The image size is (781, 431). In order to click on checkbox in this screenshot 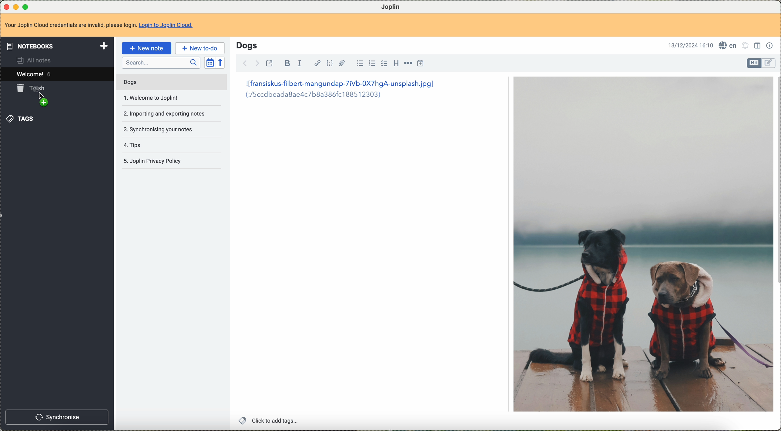, I will do `click(383, 63)`.